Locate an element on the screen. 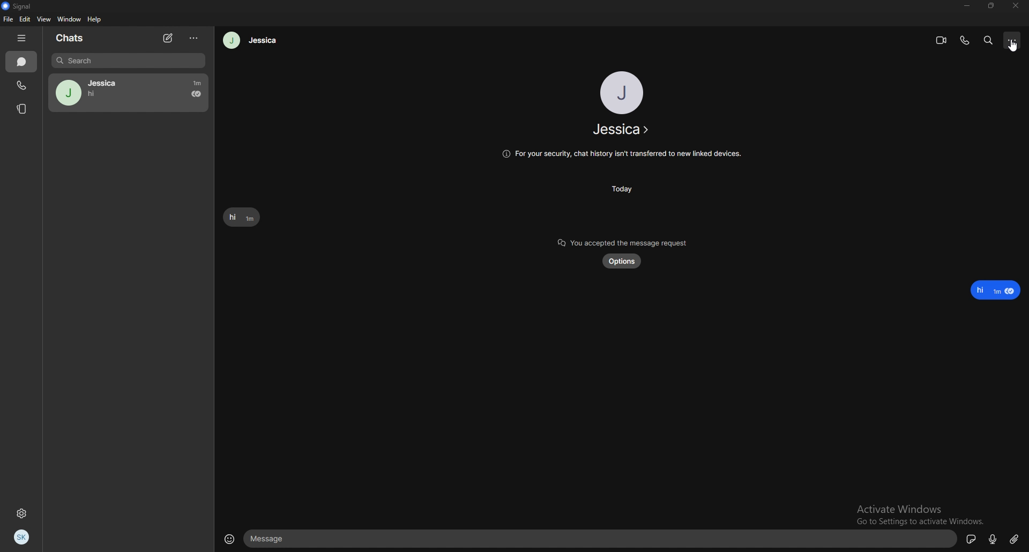  Chat is located at coordinates (21, 62).